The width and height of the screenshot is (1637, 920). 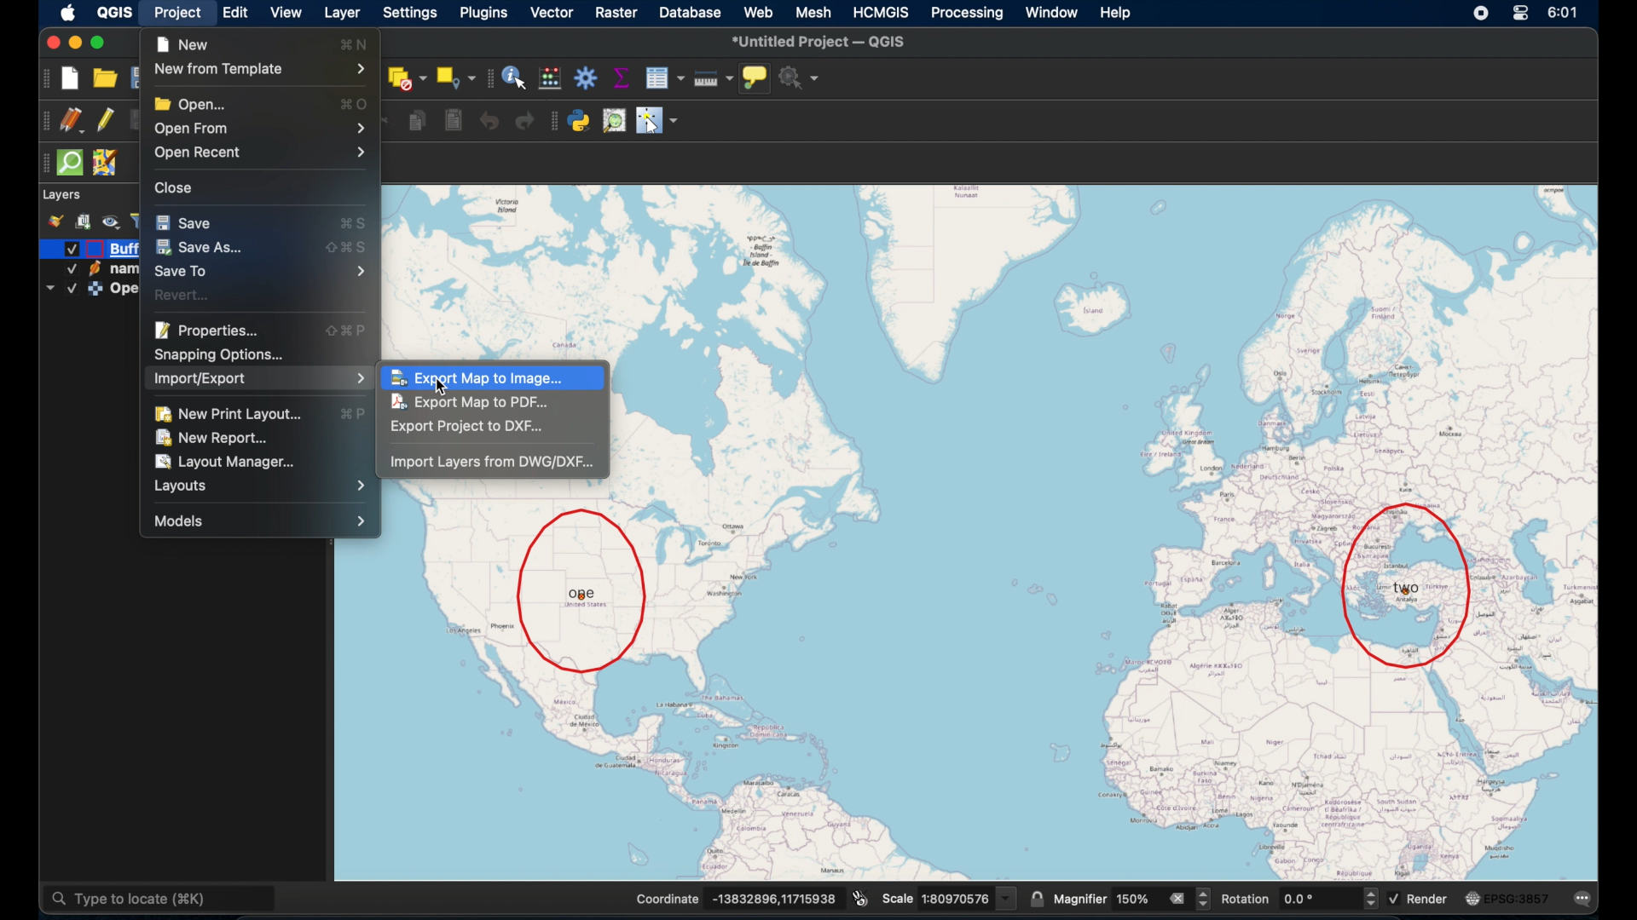 I want to click on new print layout, so click(x=236, y=411).